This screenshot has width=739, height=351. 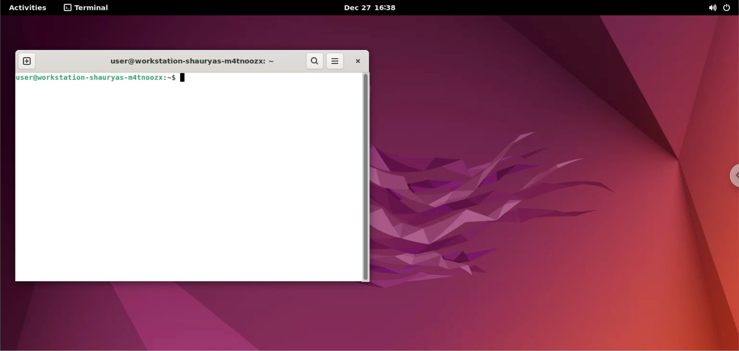 I want to click on search, so click(x=316, y=62).